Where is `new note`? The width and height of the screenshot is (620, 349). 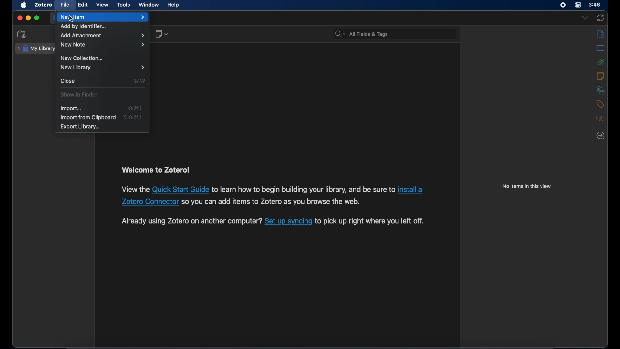 new note is located at coordinates (103, 44).